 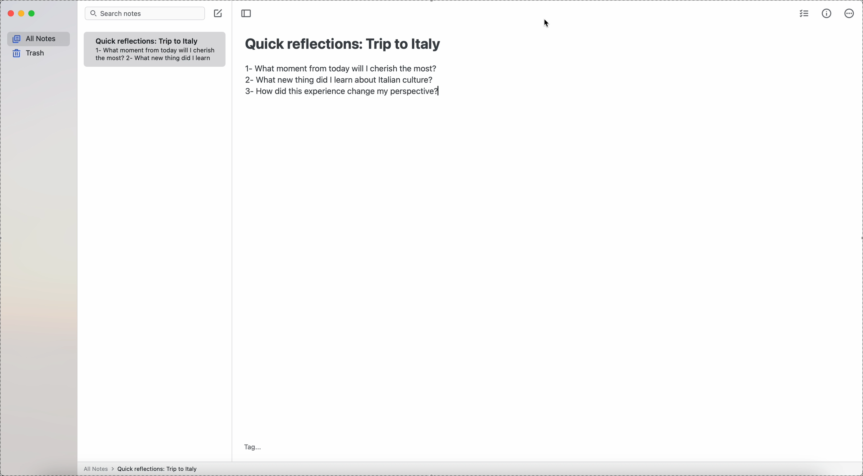 I want to click on trash, so click(x=27, y=54).